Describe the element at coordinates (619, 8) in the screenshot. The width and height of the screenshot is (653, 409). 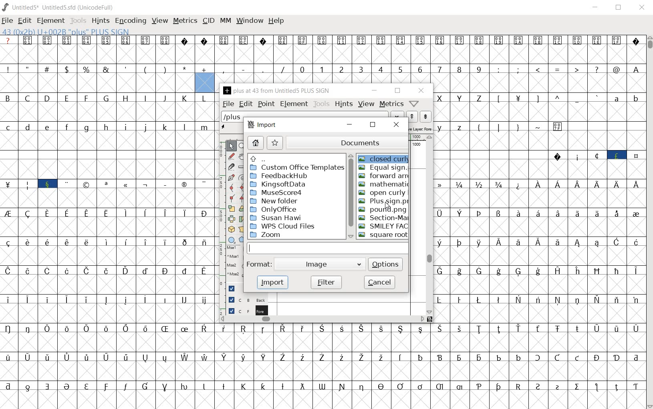
I see `restore down` at that location.